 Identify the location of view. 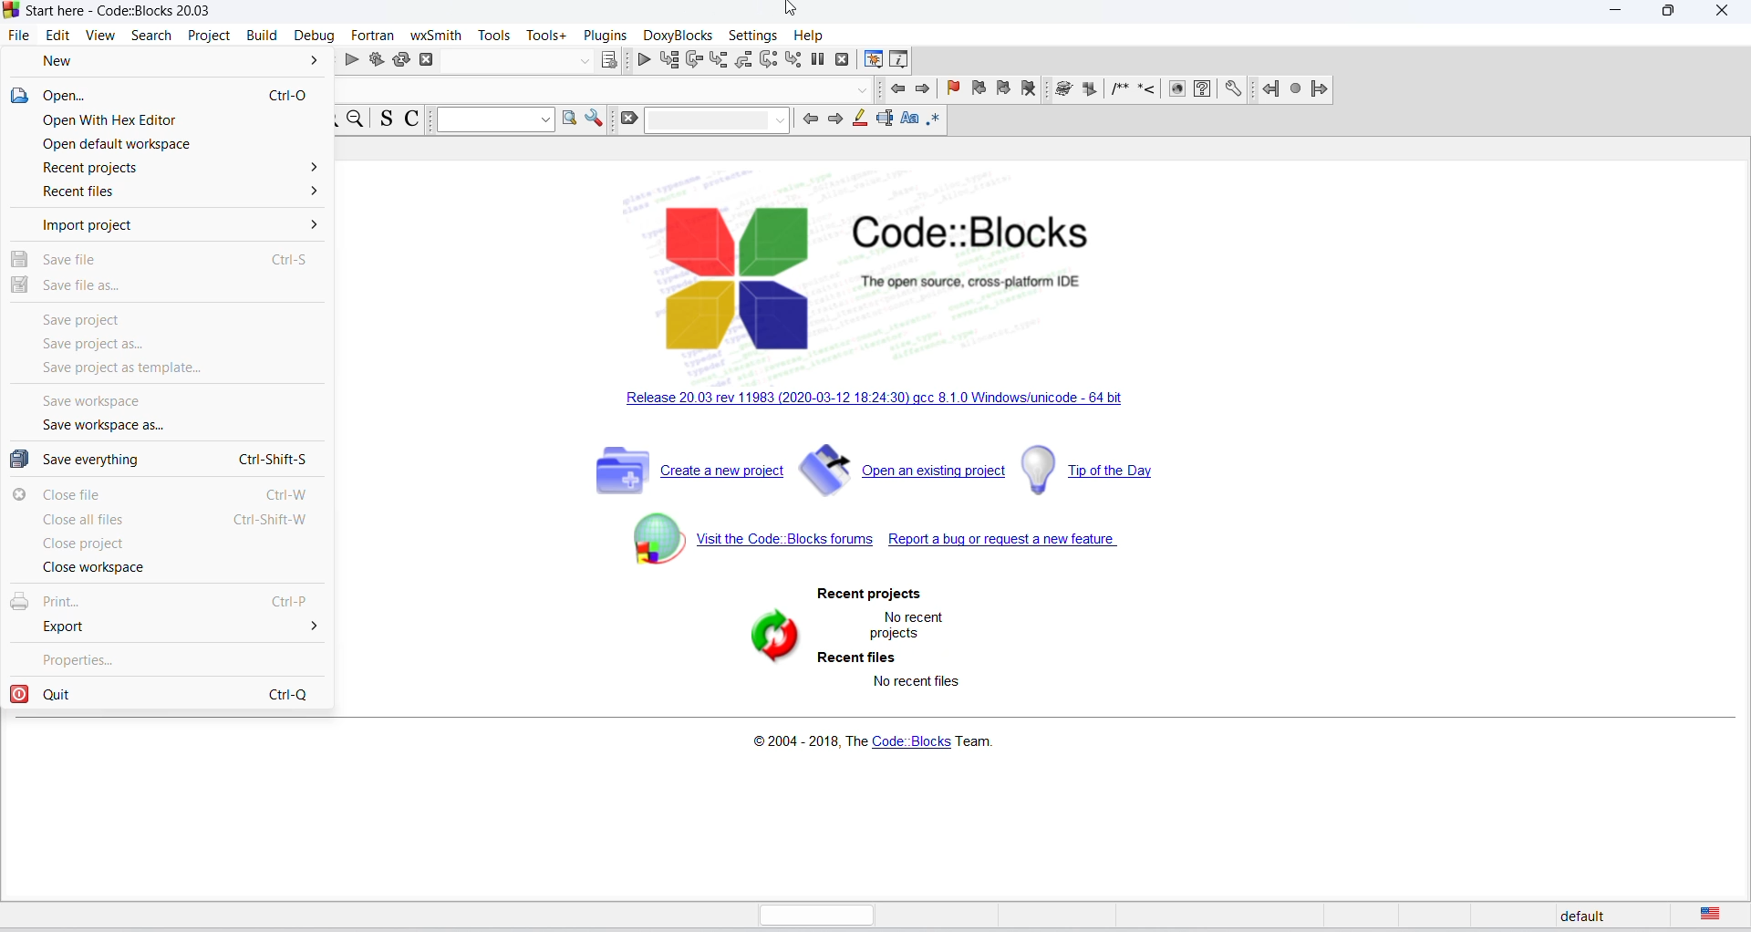
(103, 36).